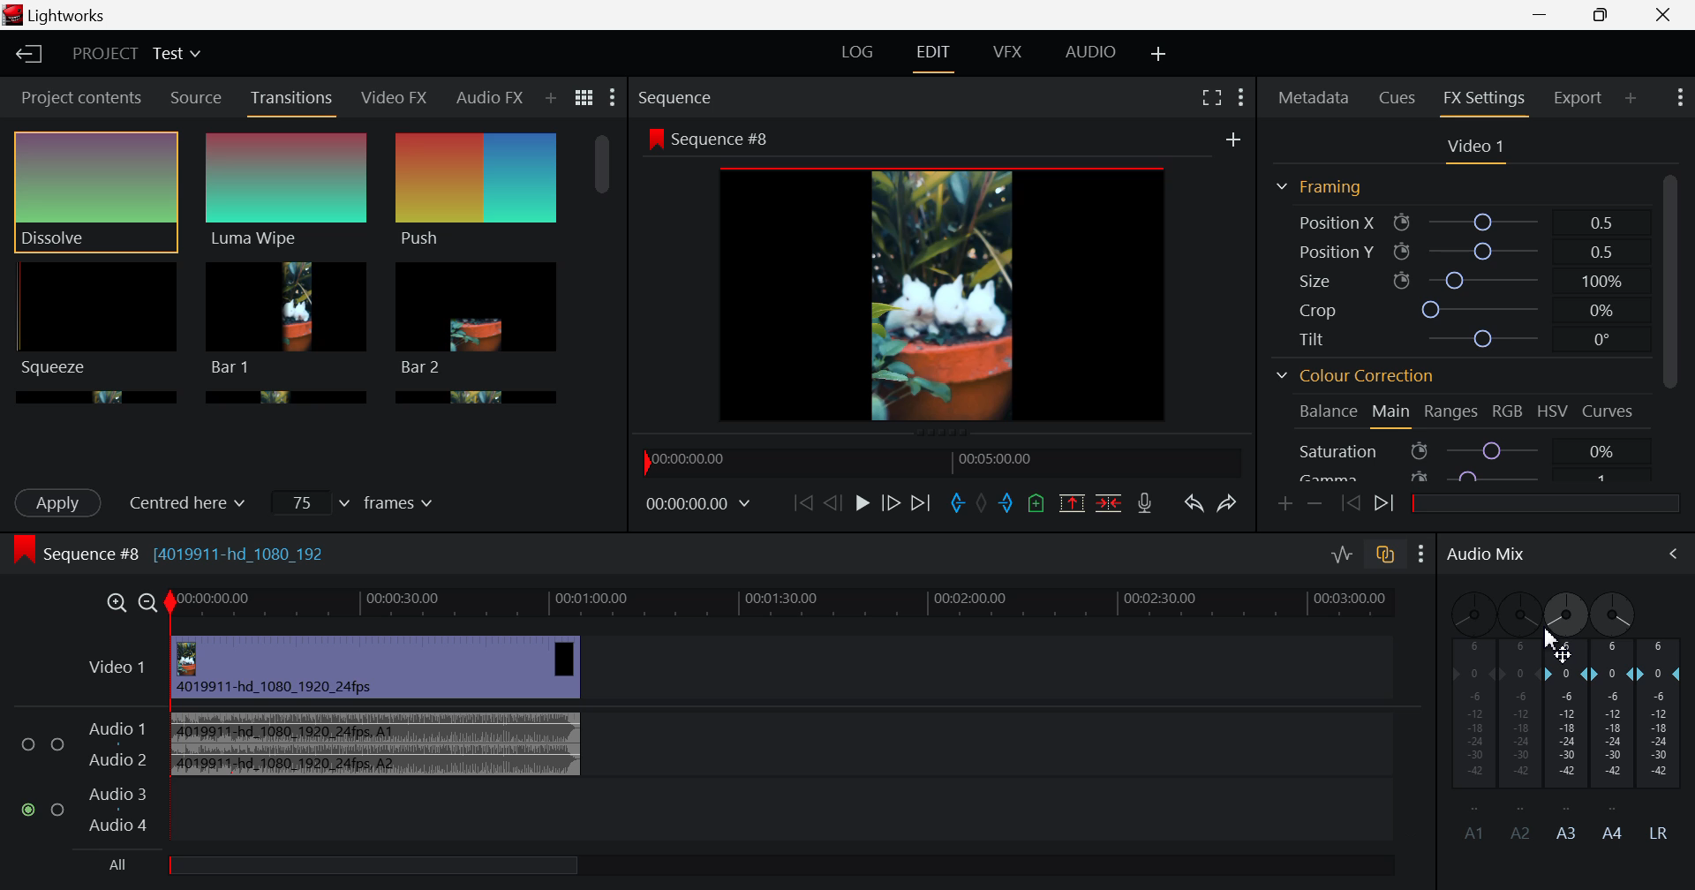 The image size is (1695, 890). What do you see at coordinates (863, 502) in the screenshot?
I see `Play` at bounding box center [863, 502].